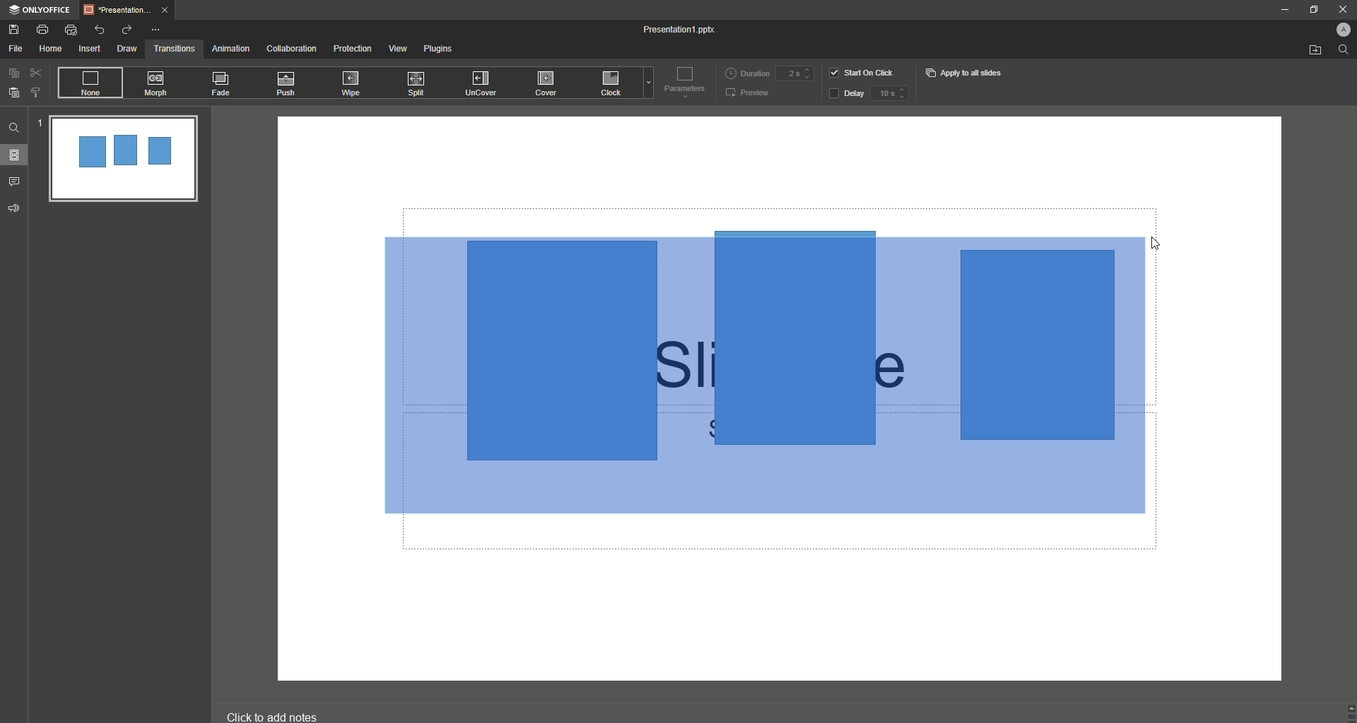  Describe the element at coordinates (16, 49) in the screenshot. I see `File` at that location.